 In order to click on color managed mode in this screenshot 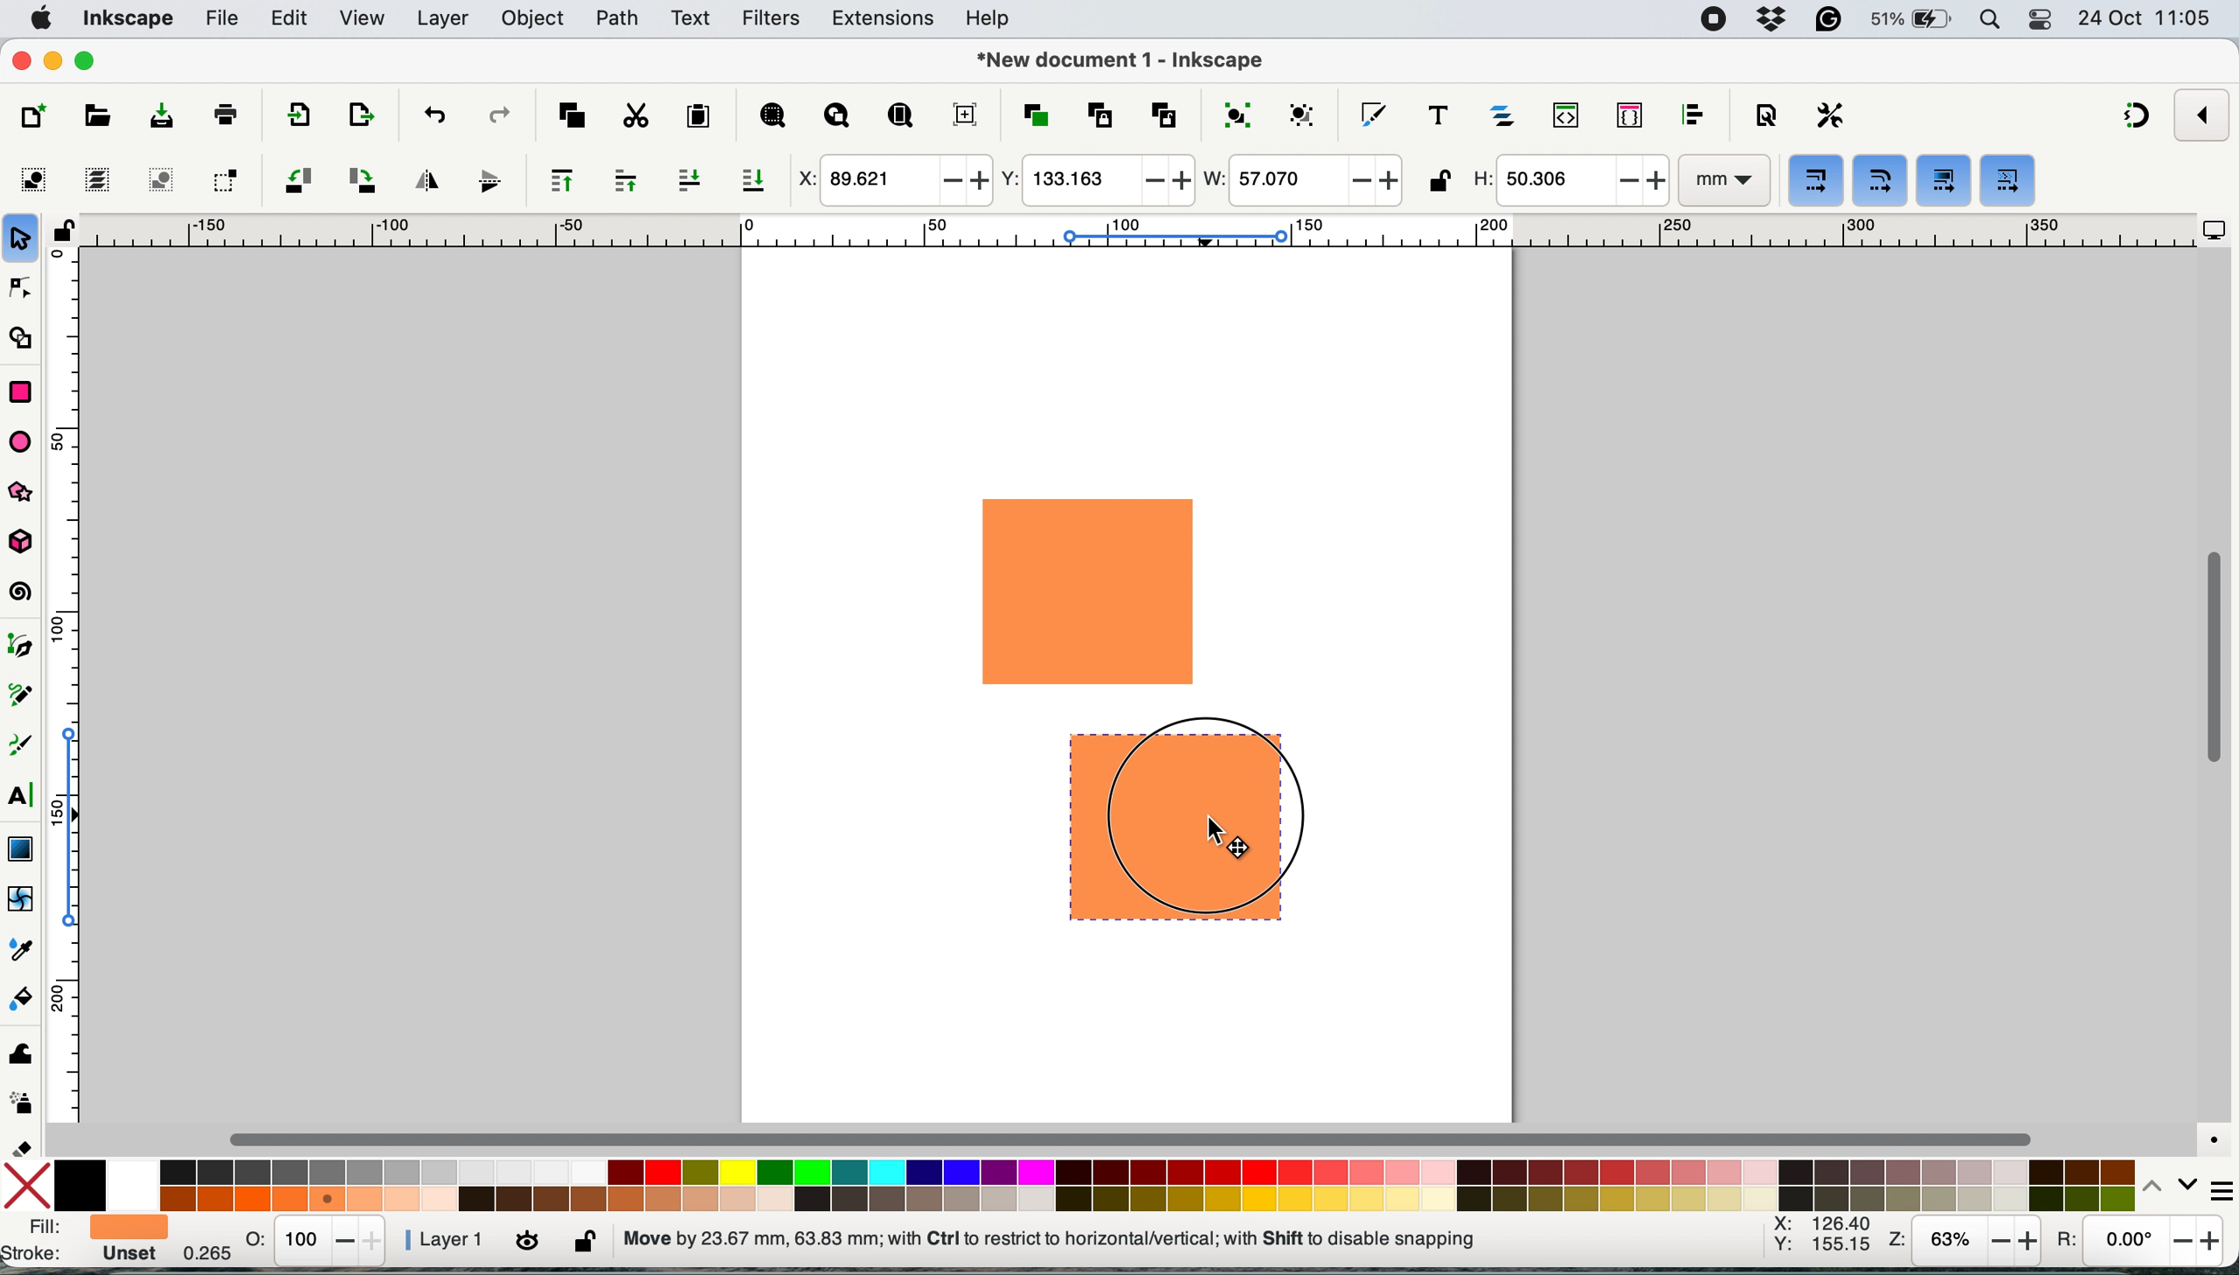, I will do `click(2207, 1134)`.